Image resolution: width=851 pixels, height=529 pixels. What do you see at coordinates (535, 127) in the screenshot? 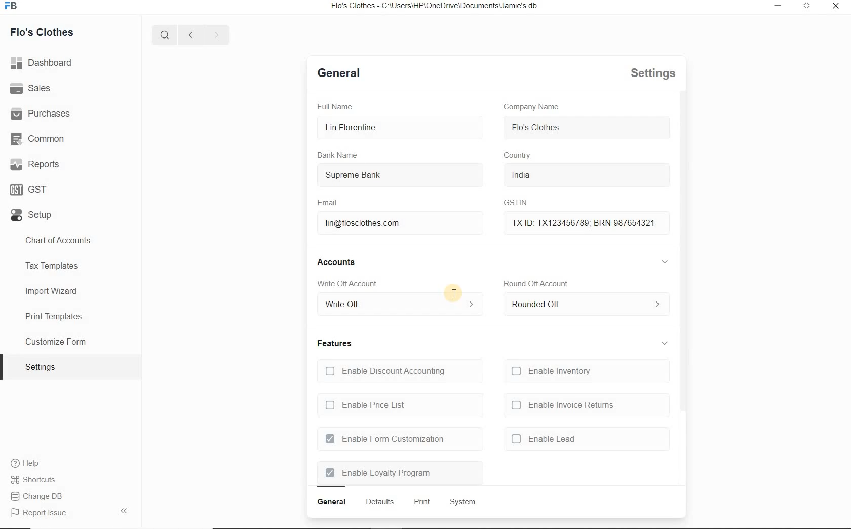
I see `Flo's Clothes` at bounding box center [535, 127].